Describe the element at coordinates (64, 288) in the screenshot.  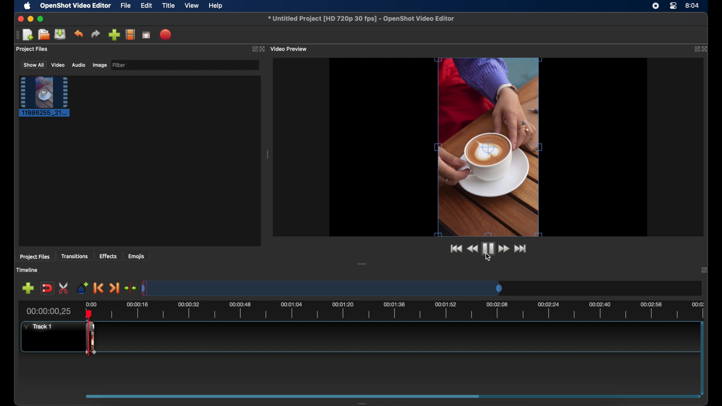
I see `enable razor` at that location.